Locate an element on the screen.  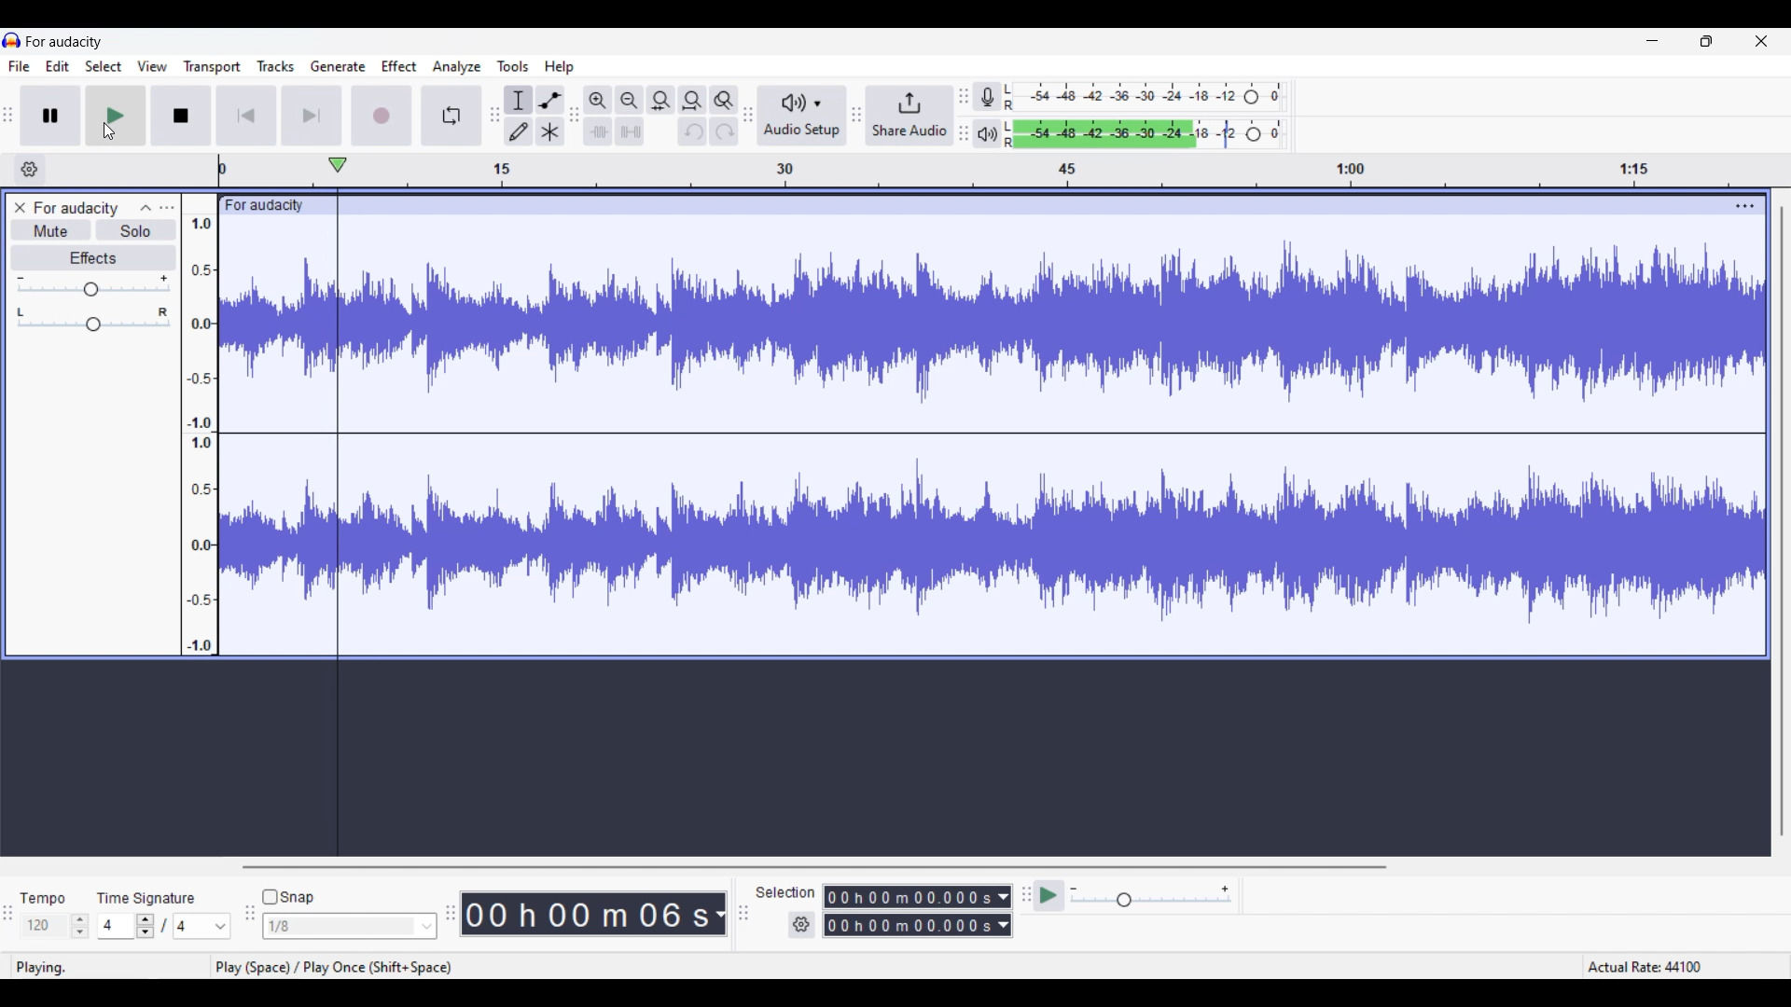
Cursor clicking on play is located at coordinates (109, 132).